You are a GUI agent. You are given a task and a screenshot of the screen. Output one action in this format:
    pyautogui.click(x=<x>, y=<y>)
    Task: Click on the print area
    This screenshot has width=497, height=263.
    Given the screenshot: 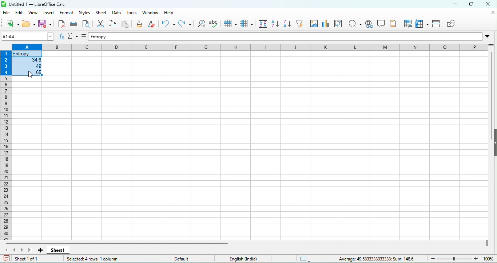 What is the action you would take?
    pyautogui.click(x=408, y=25)
    